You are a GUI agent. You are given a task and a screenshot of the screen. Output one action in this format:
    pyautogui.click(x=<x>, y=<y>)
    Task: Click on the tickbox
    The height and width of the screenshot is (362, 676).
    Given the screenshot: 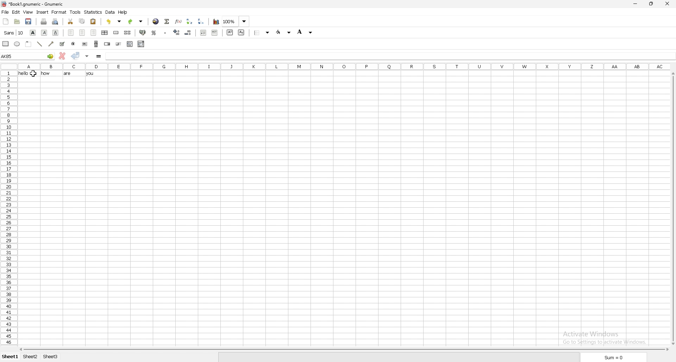 What is the action you would take?
    pyautogui.click(x=62, y=44)
    